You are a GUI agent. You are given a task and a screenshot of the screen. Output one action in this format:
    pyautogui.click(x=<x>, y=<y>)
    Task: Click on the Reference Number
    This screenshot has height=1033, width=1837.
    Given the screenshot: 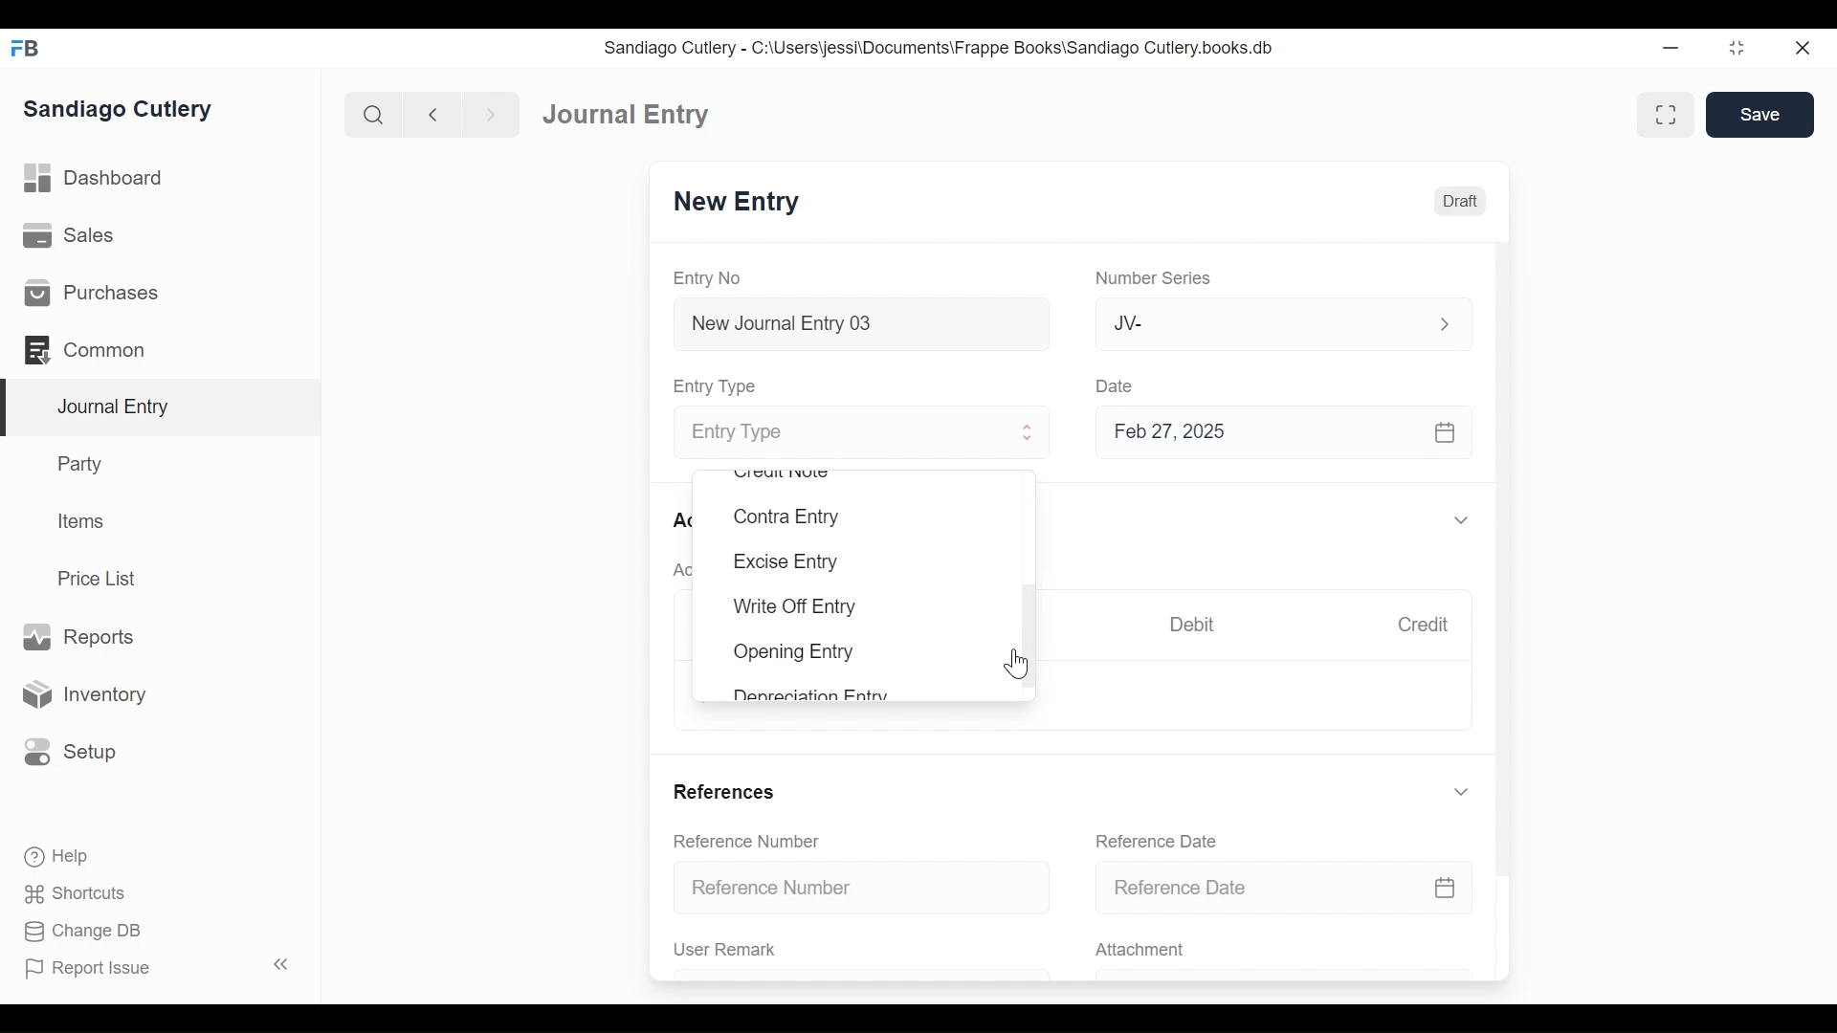 What is the action you would take?
    pyautogui.click(x=747, y=842)
    